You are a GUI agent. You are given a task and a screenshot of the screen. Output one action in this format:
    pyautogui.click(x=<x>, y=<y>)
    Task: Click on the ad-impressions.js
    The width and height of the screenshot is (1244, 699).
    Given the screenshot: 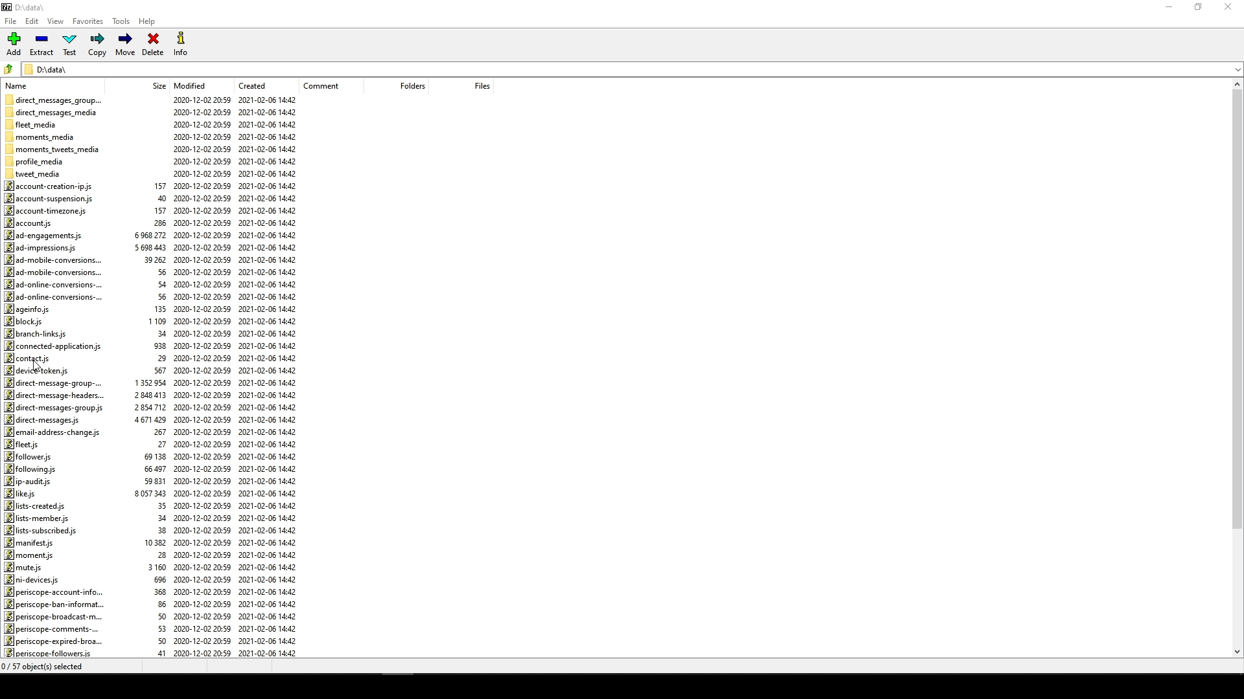 What is the action you would take?
    pyautogui.click(x=45, y=248)
    